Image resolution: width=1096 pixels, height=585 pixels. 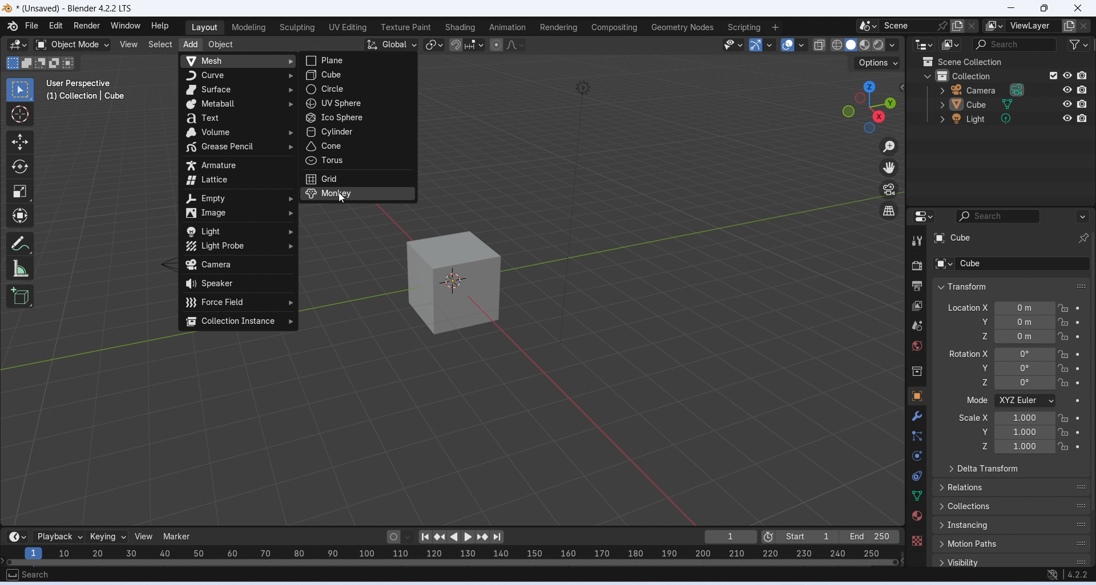 I want to click on add view layer, so click(x=1069, y=26).